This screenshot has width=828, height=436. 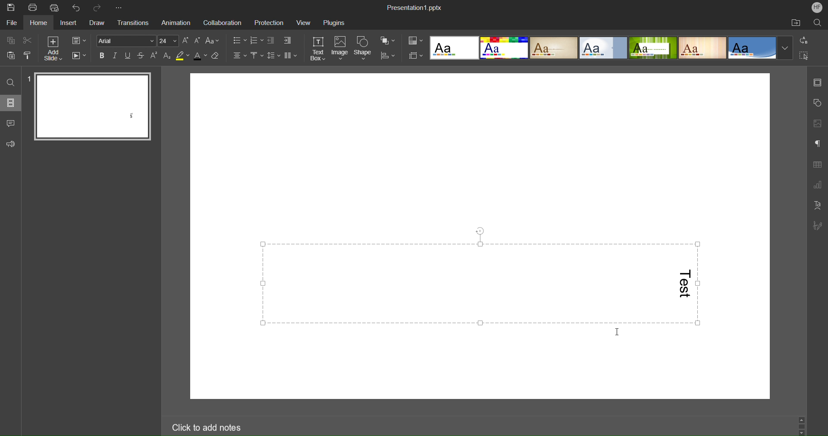 I want to click on Table Settings, so click(x=817, y=165).